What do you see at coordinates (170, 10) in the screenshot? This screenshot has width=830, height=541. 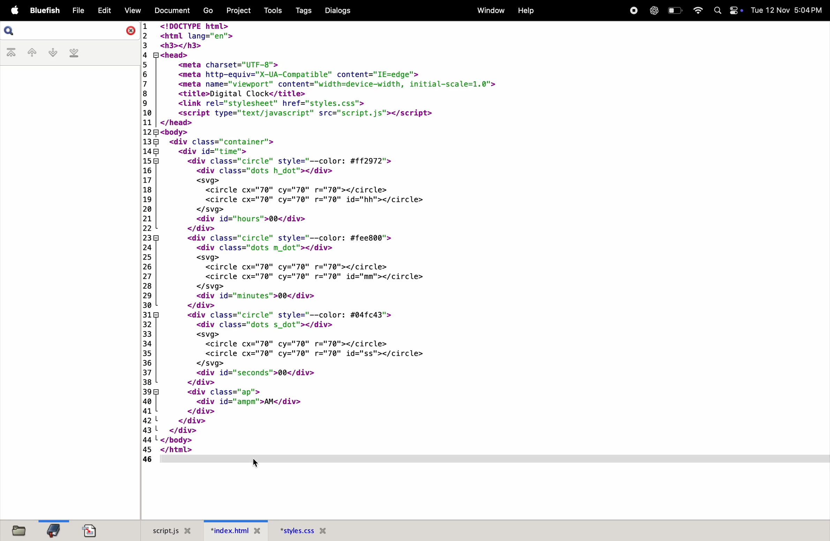 I see `document` at bounding box center [170, 10].